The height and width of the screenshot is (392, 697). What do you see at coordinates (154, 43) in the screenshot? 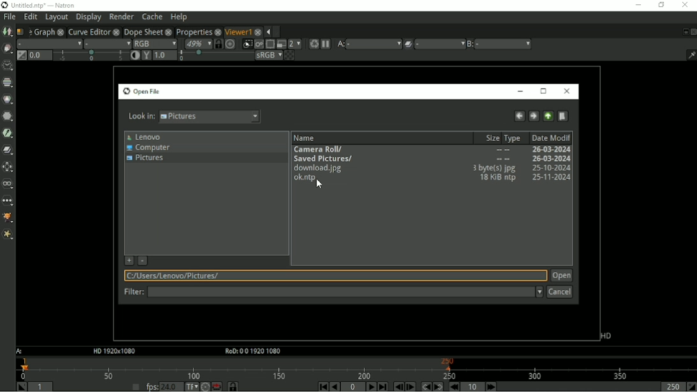
I see `Display Channels` at bounding box center [154, 43].